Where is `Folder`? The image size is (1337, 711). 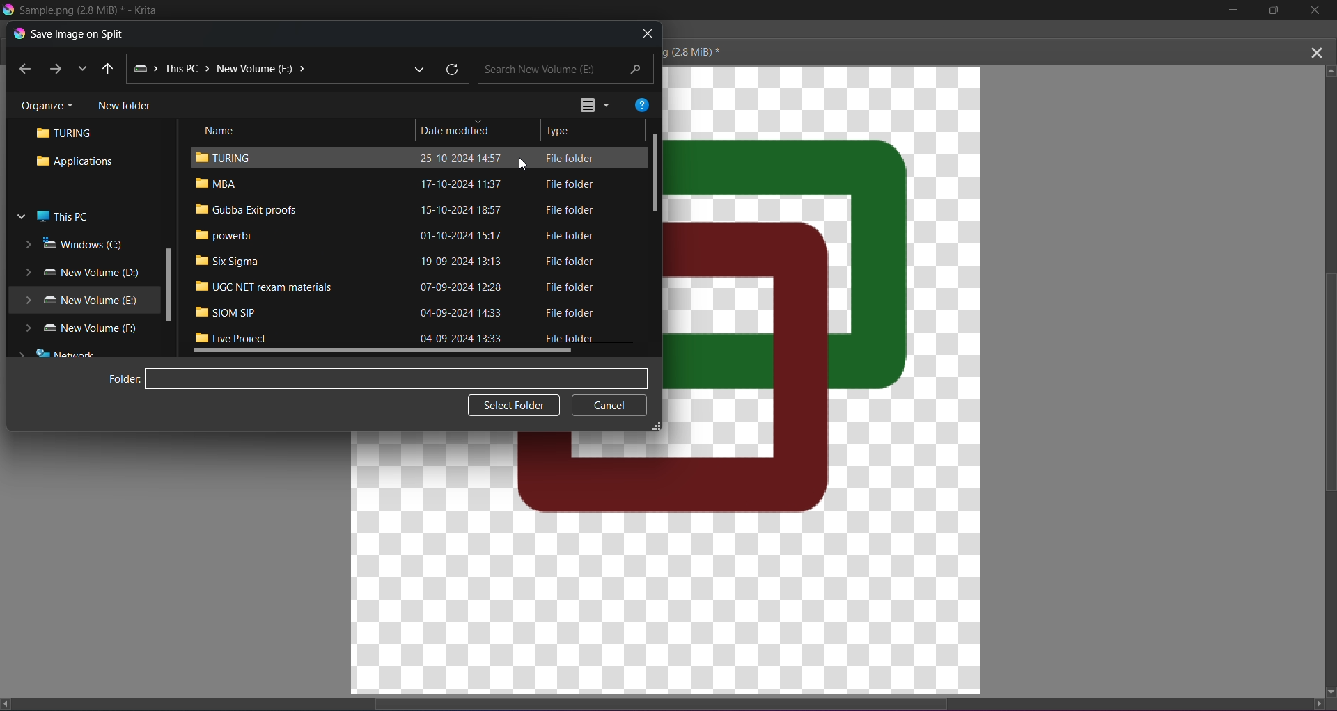
Folder is located at coordinates (118, 379).